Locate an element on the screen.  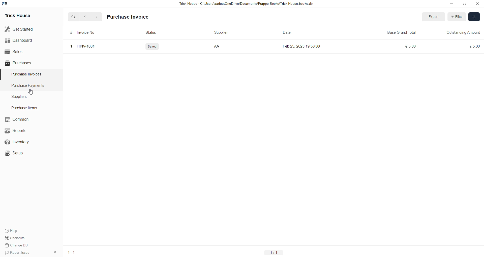
 Date is located at coordinates (290, 31).